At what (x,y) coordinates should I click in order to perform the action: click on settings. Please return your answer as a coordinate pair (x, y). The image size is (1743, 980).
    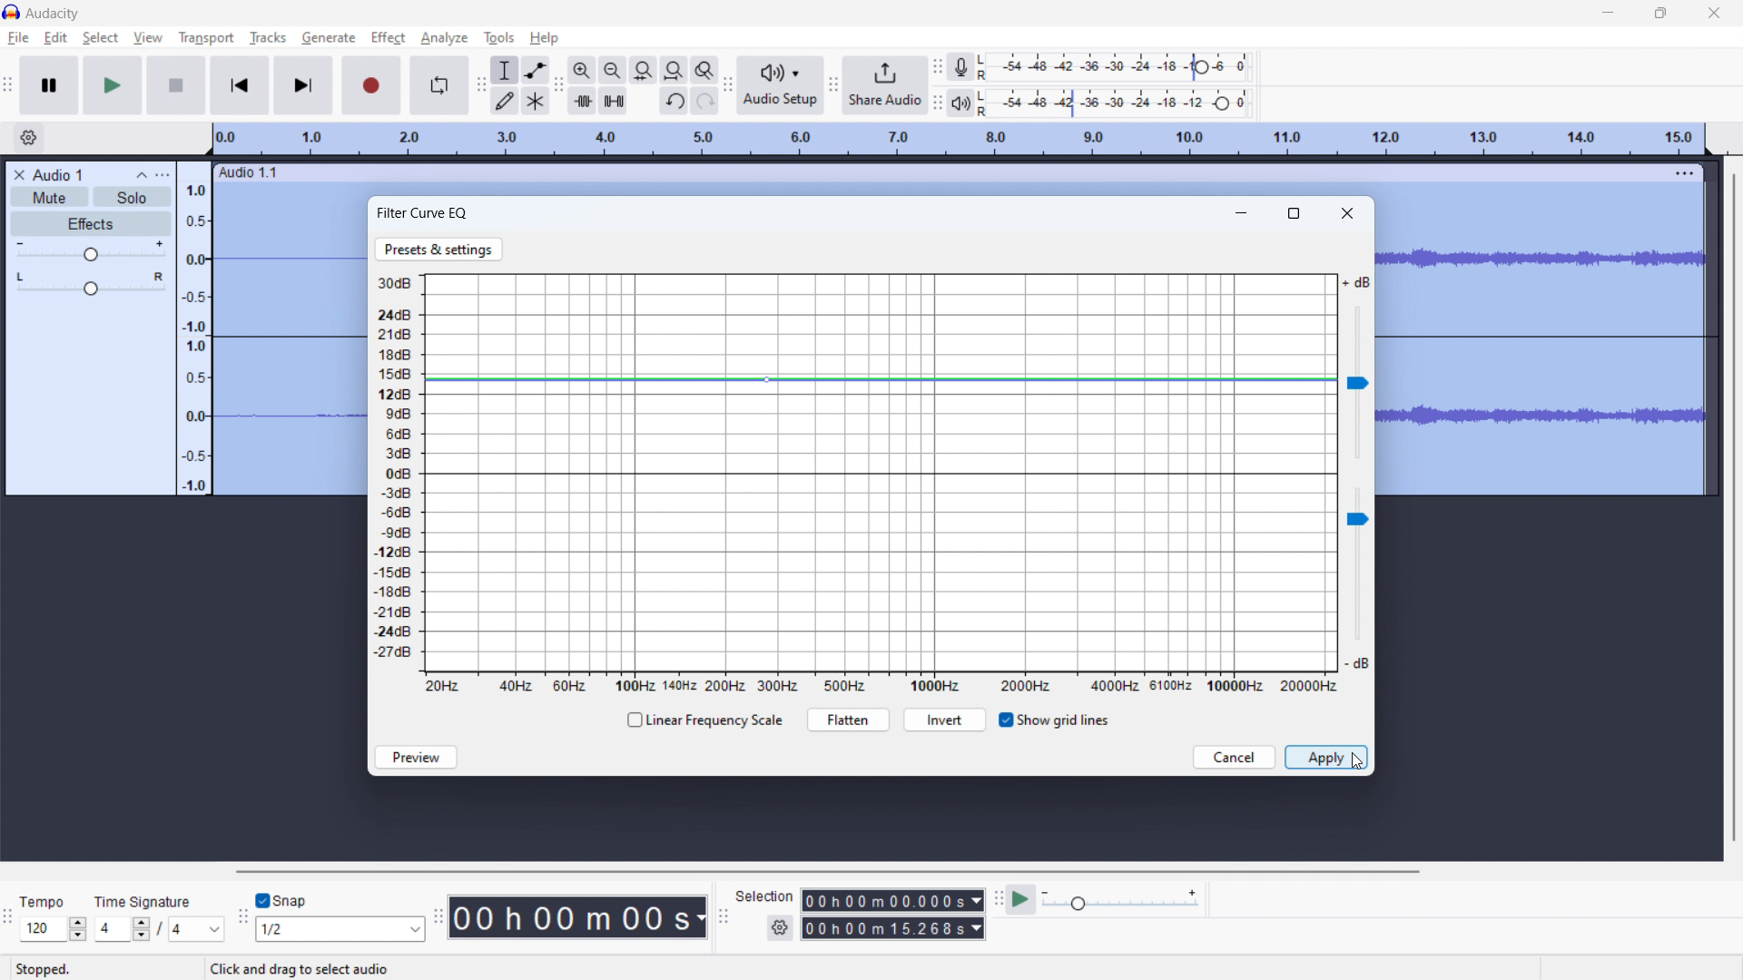
    Looking at the image, I should click on (779, 928).